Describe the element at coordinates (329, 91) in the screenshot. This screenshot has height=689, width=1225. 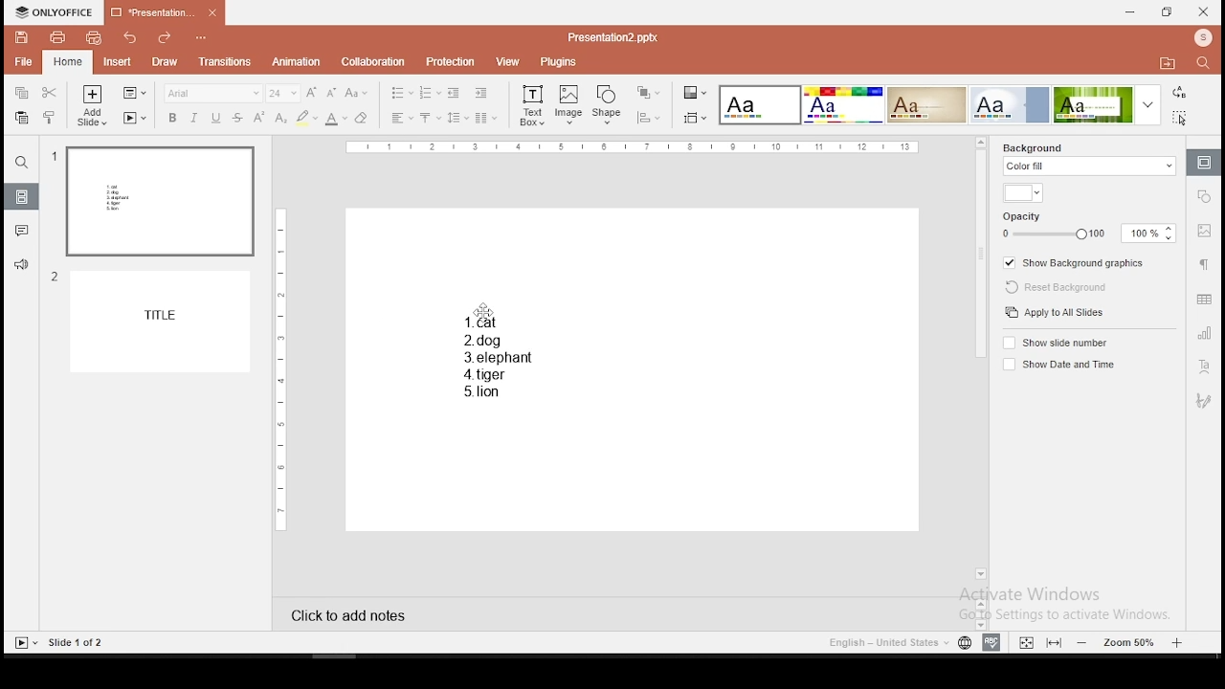
I see `decrease font size` at that location.